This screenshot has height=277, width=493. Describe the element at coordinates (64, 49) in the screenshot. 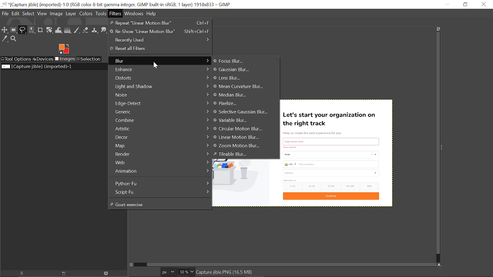

I see `Foreground color` at that location.